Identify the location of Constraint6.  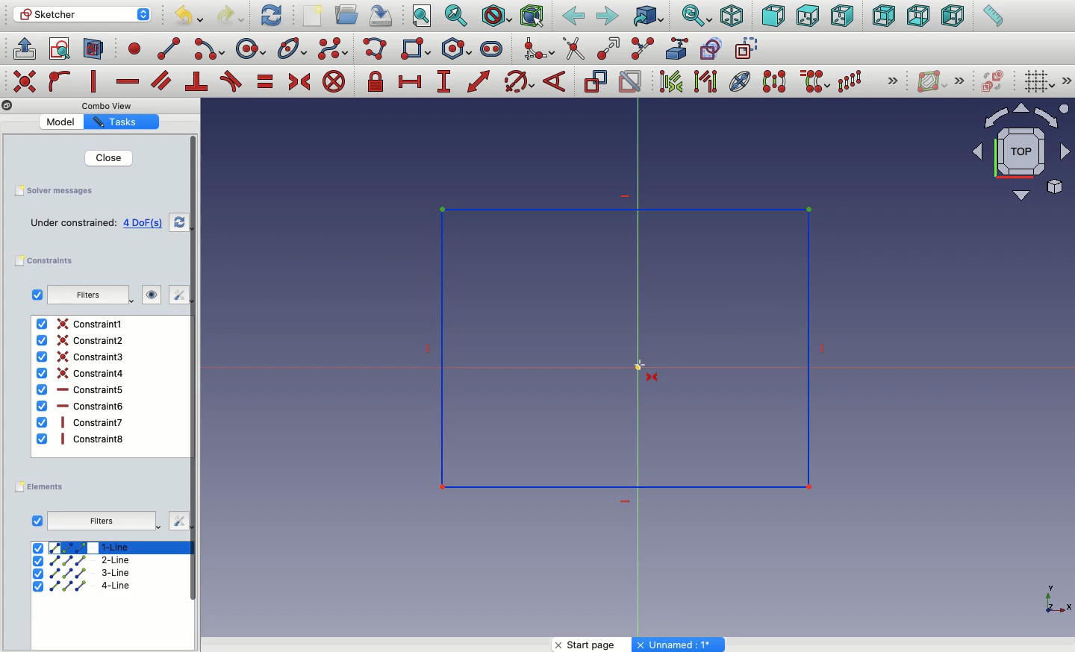
(81, 406).